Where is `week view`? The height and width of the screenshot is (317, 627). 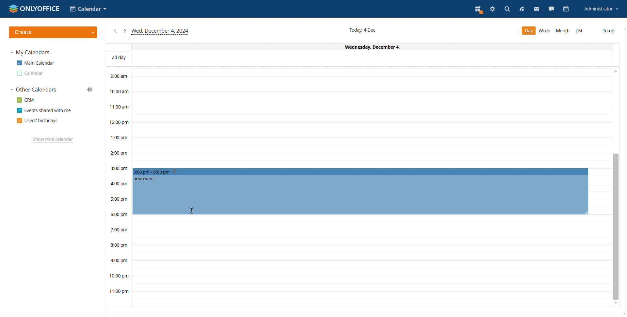
week view is located at coordinates (545, 31).